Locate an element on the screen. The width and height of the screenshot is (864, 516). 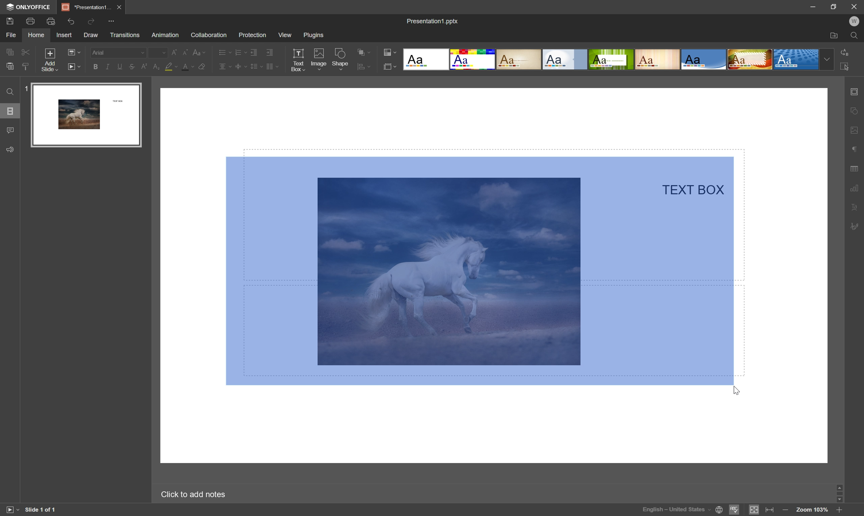
text box is located at coordinates (298, 60).